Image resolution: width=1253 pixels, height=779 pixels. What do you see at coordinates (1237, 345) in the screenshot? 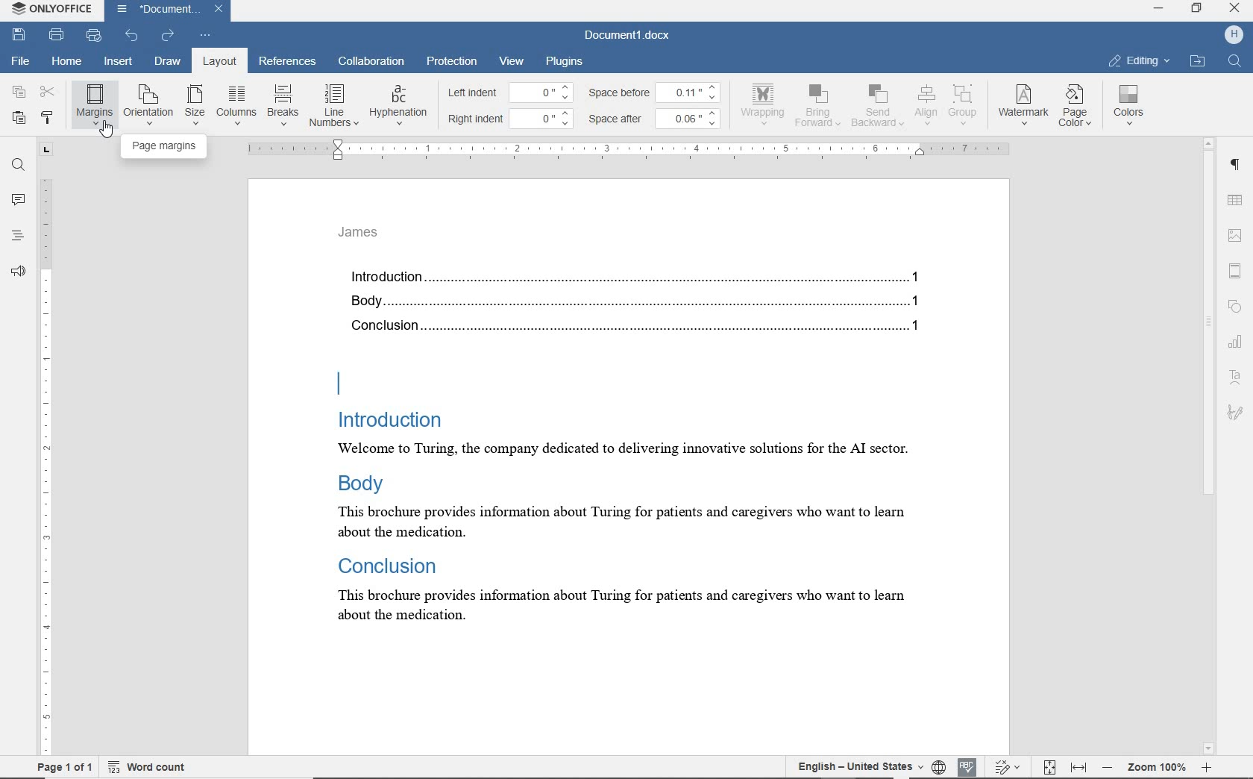
I see `chart` at bounding box center [1237, 345].